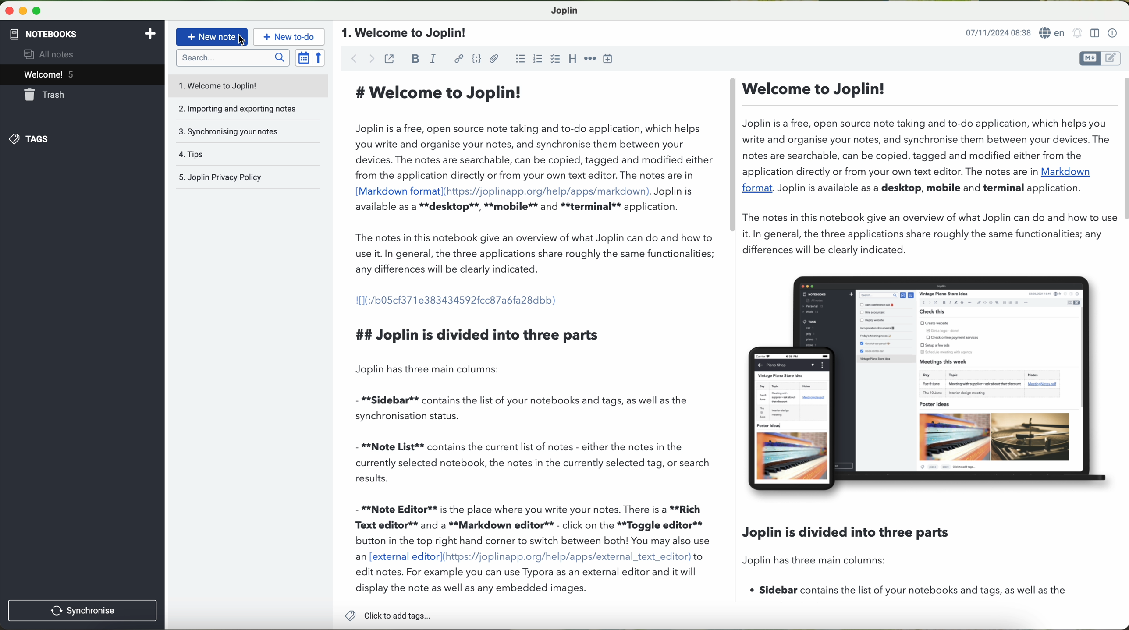 Image resolution: width=1129 pixels, height=630 pixels. Describe the element at coordinates (590, 59) in the screenshot. I see `horizontal rule` at that location.